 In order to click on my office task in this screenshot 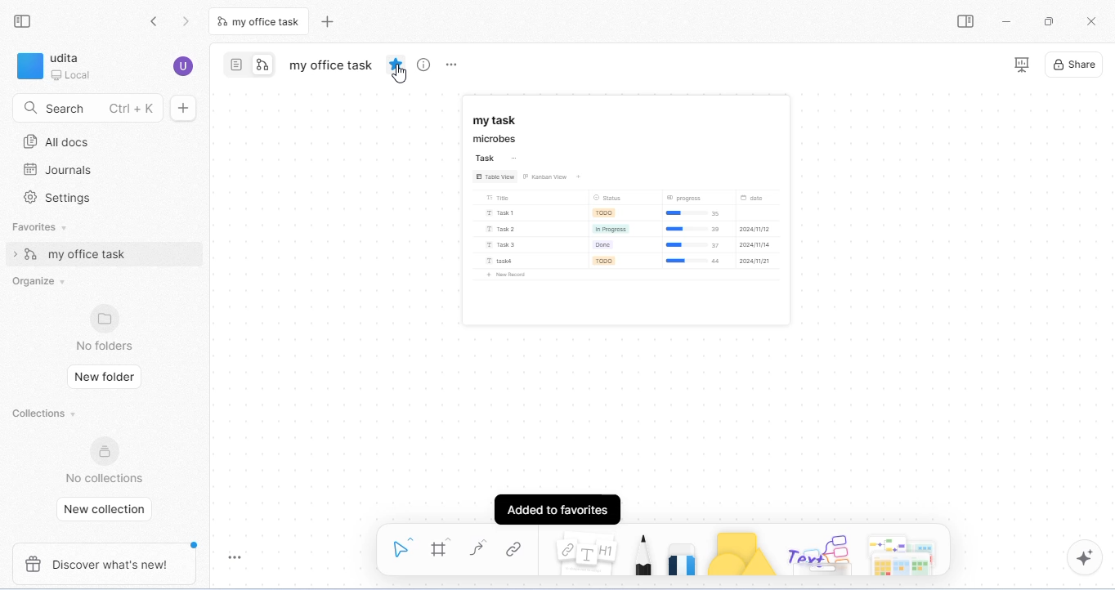, I will do `click(333, 65)`.